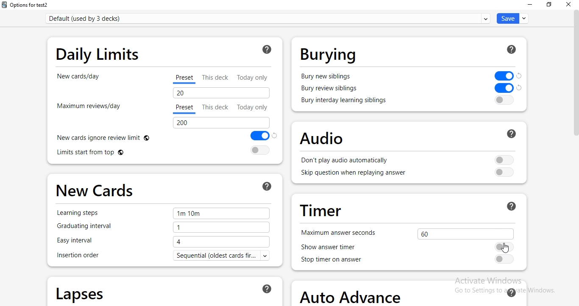 The image size is (579, 306). I want to click on new cards ignore review limit, so click(164, 136).